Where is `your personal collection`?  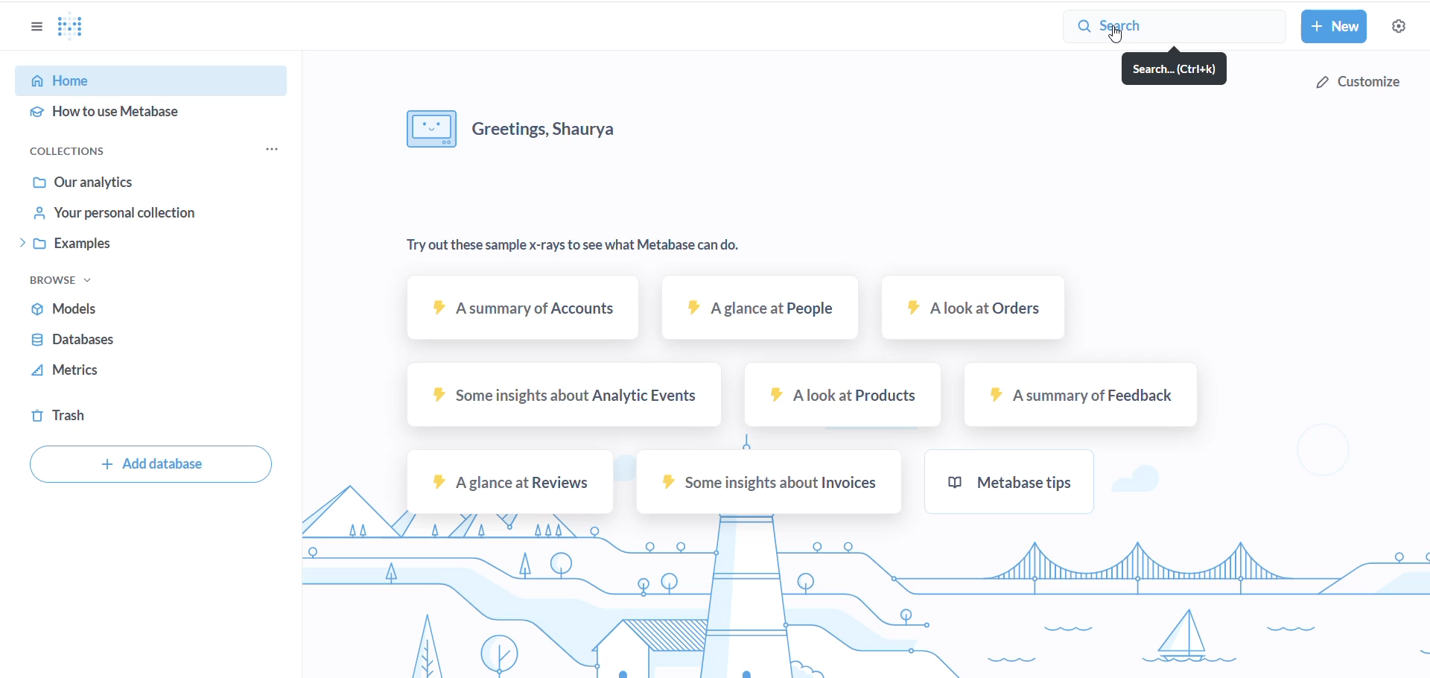
your personal collection is located at coordinates (153, 212).